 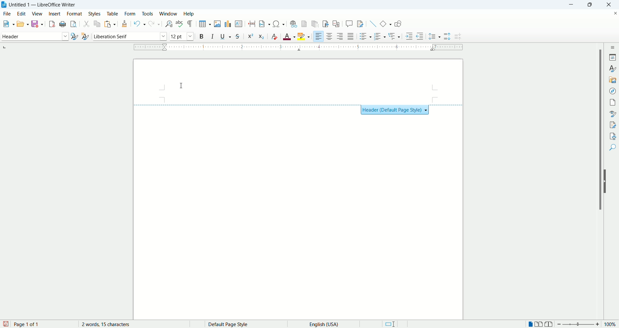 I want to click on form, so click(x=129, y=14).